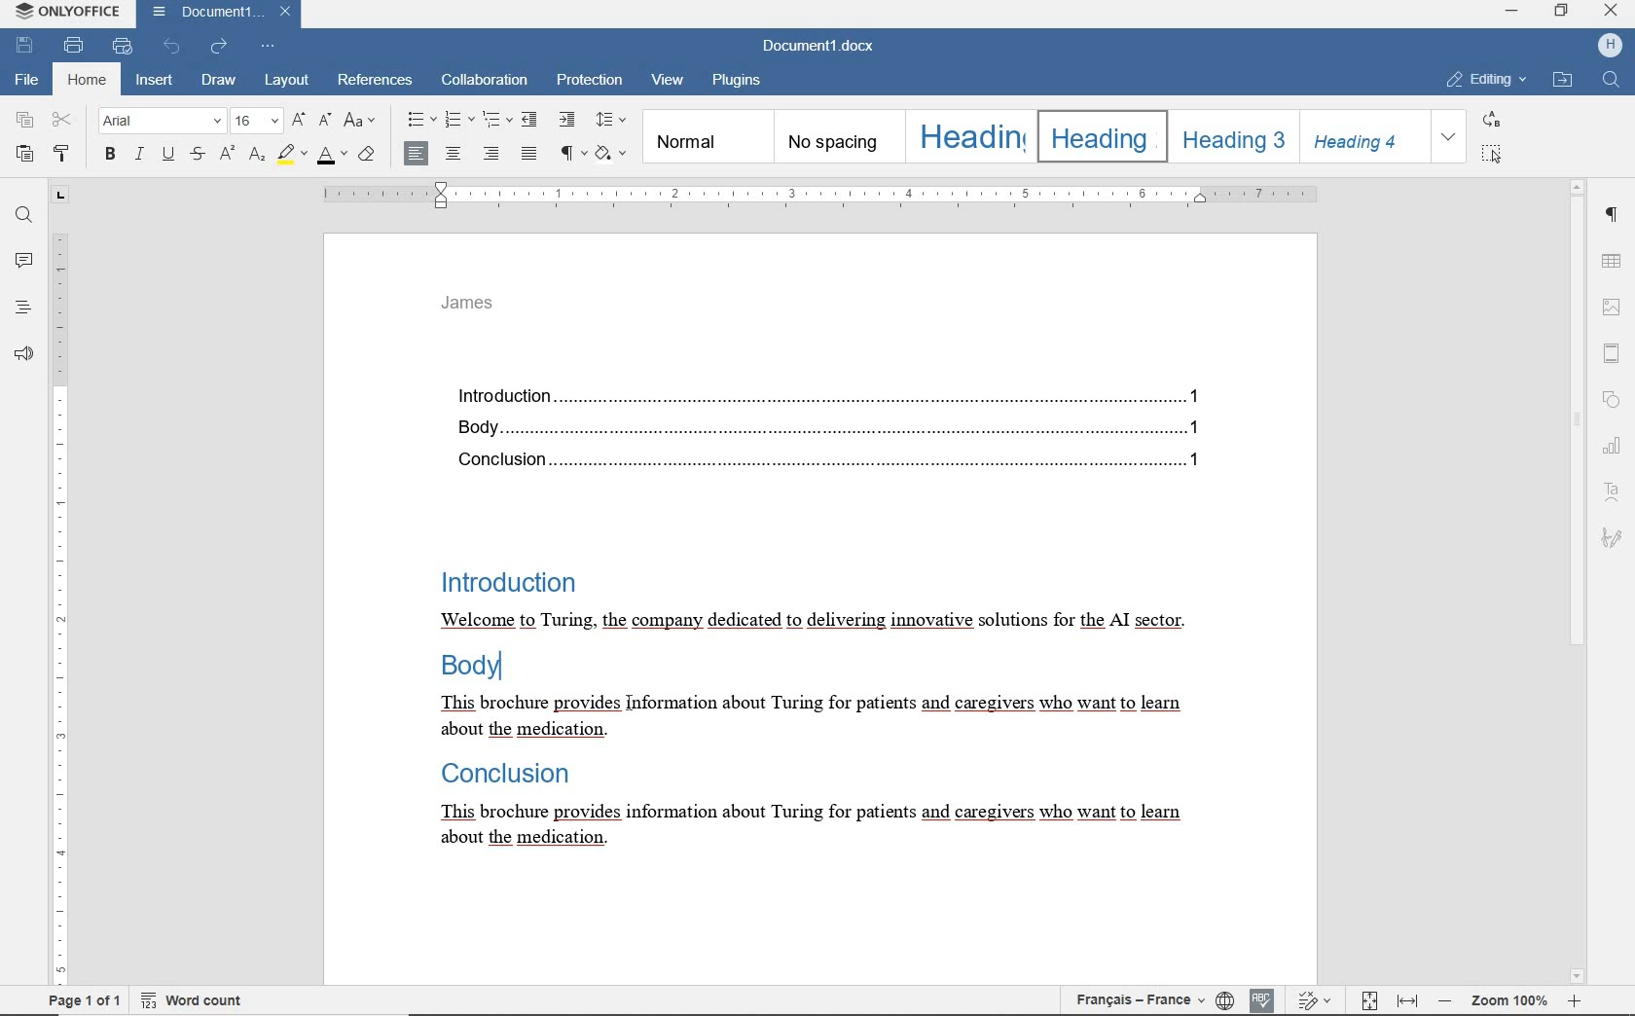 The width and height of the screenshot is (1635, 1016). What do you see at coordinates (171, 46) in the screenshot?
I see `UNDO` at bounding box center [171, 46].